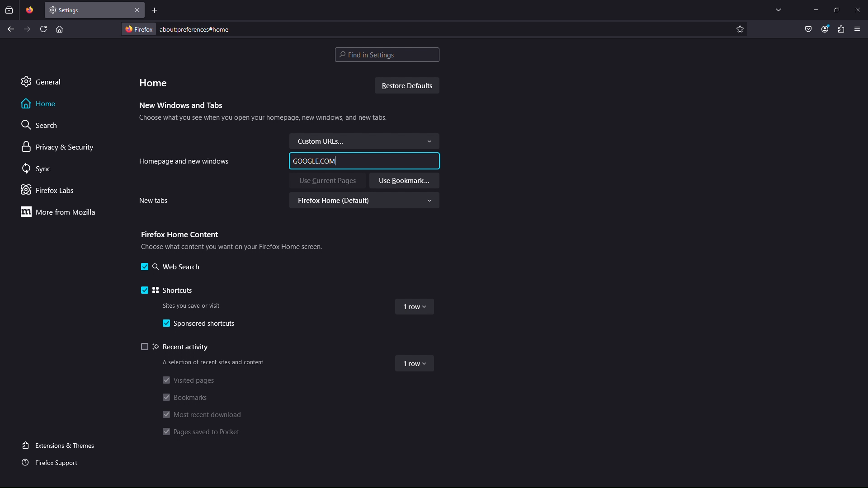 The image size is (868, 488). What do you see at coordinates (193, 305) in the screenshot?
I see `Sites you save or visit` at bounding box center [193, 305].